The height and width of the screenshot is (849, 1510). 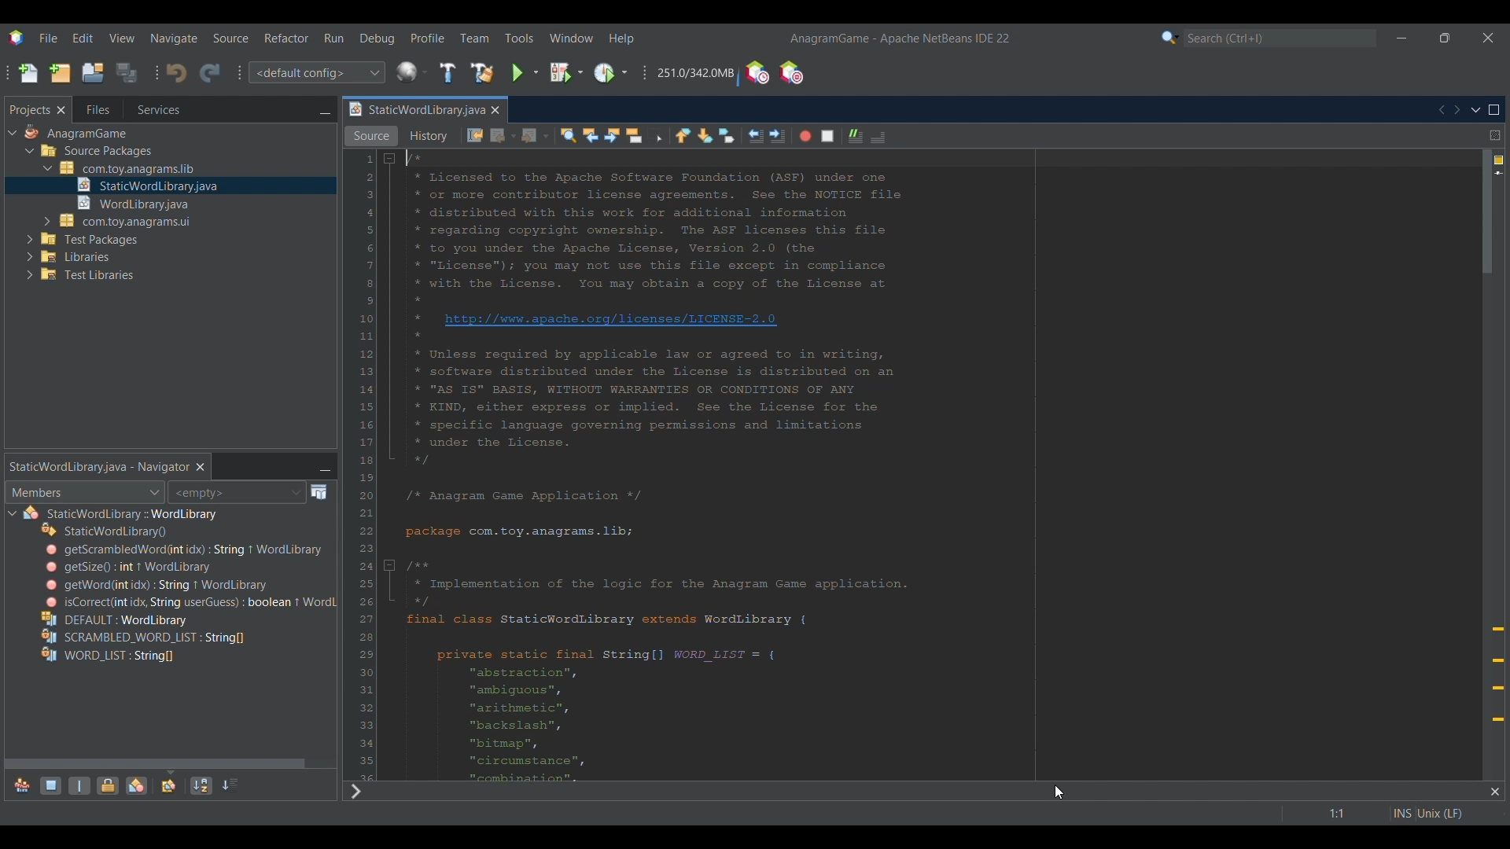 What do you see at coordinates (828, 136) in the screenshot?
I see `Stop macro recording` at bounding box center [828, 136].